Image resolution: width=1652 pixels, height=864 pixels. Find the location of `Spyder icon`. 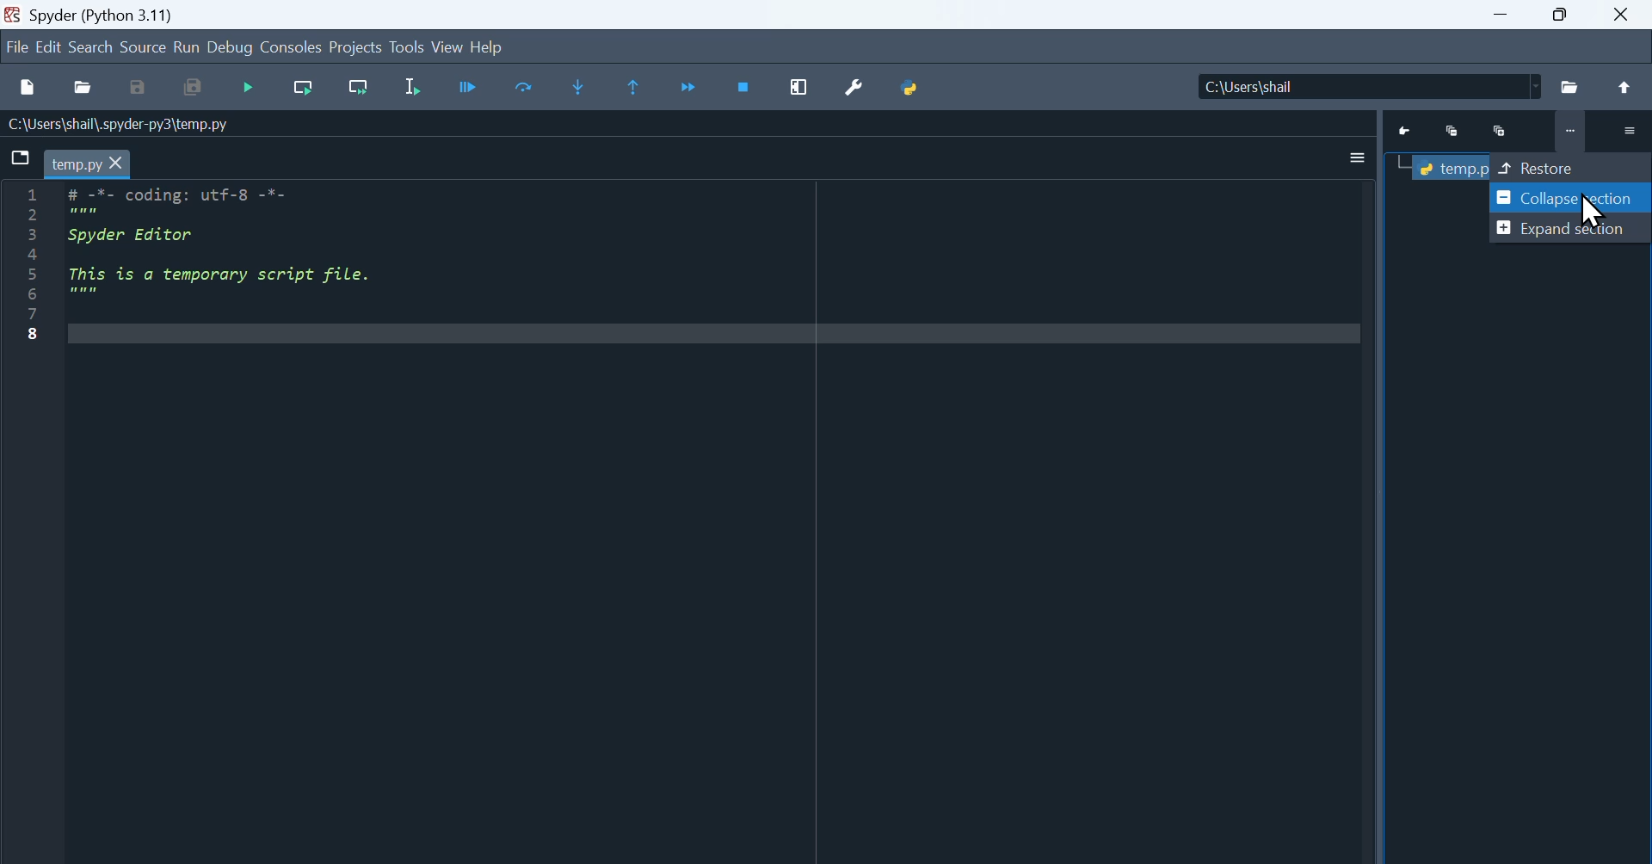

Spyder icon is located at coordinates (12, 13).